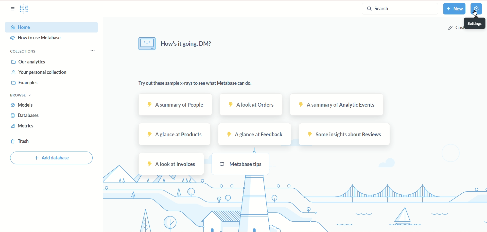 This screenshot has height=232, width=487. I want to click on how to use metabase, so click(37, 38).